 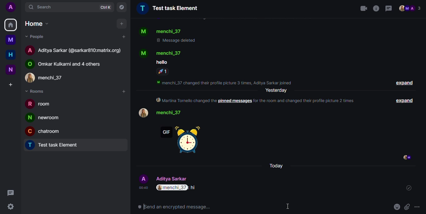 I want to click on add, so click(x=123, y=92).